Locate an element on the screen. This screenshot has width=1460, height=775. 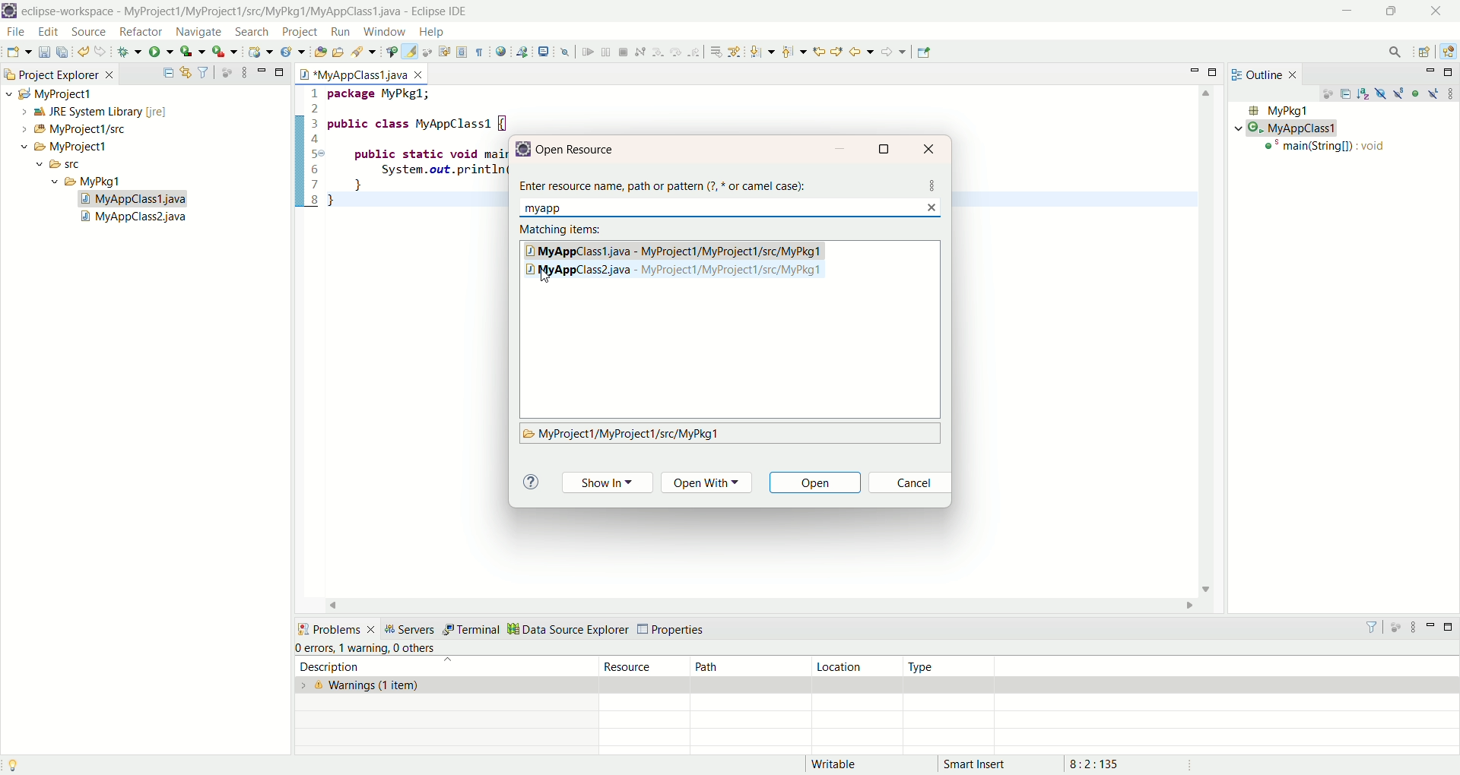
minimize is located at coordinates (1430, 630).